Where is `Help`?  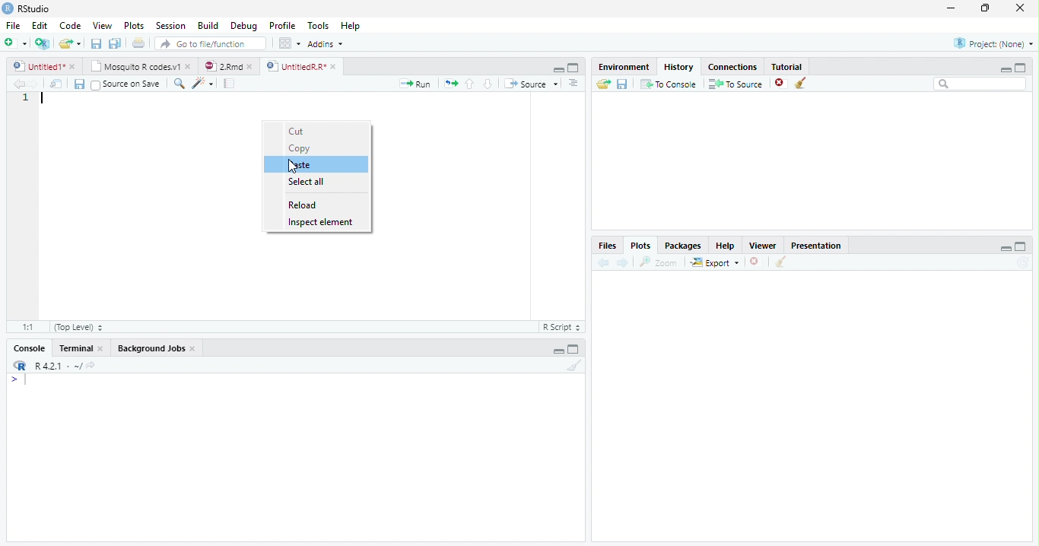
Help is located at coordinates (726, 246).